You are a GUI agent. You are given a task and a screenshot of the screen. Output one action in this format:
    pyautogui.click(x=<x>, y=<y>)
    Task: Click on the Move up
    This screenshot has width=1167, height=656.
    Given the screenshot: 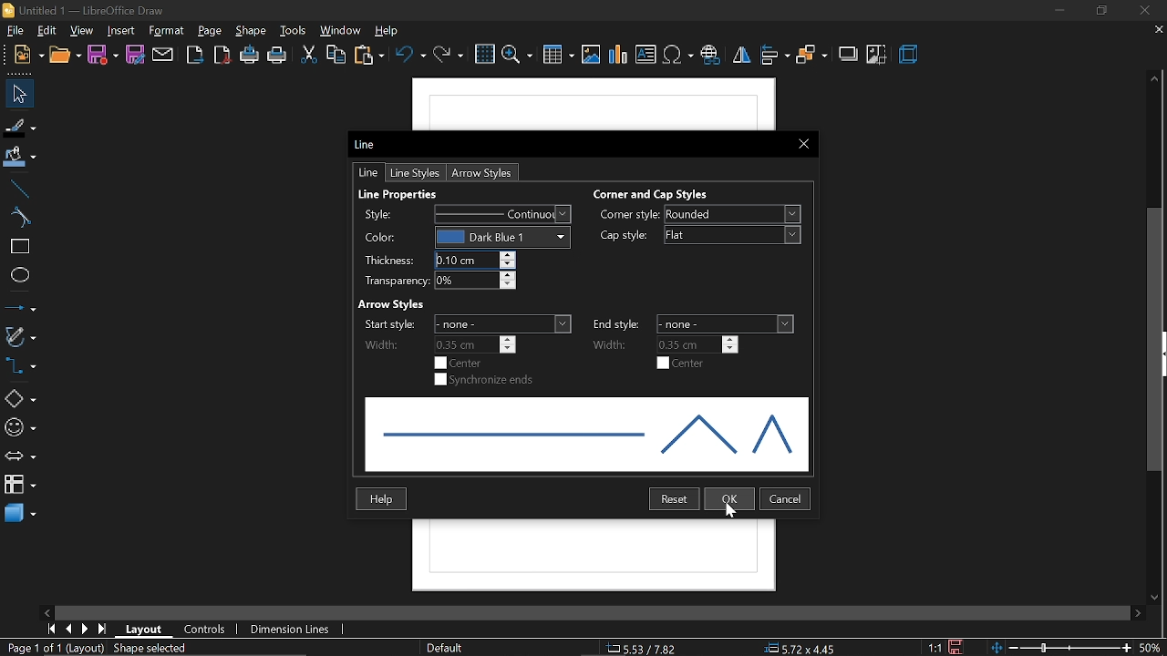 What is the action you would take?
    pyautogui.click(x=1155, y=77)
    